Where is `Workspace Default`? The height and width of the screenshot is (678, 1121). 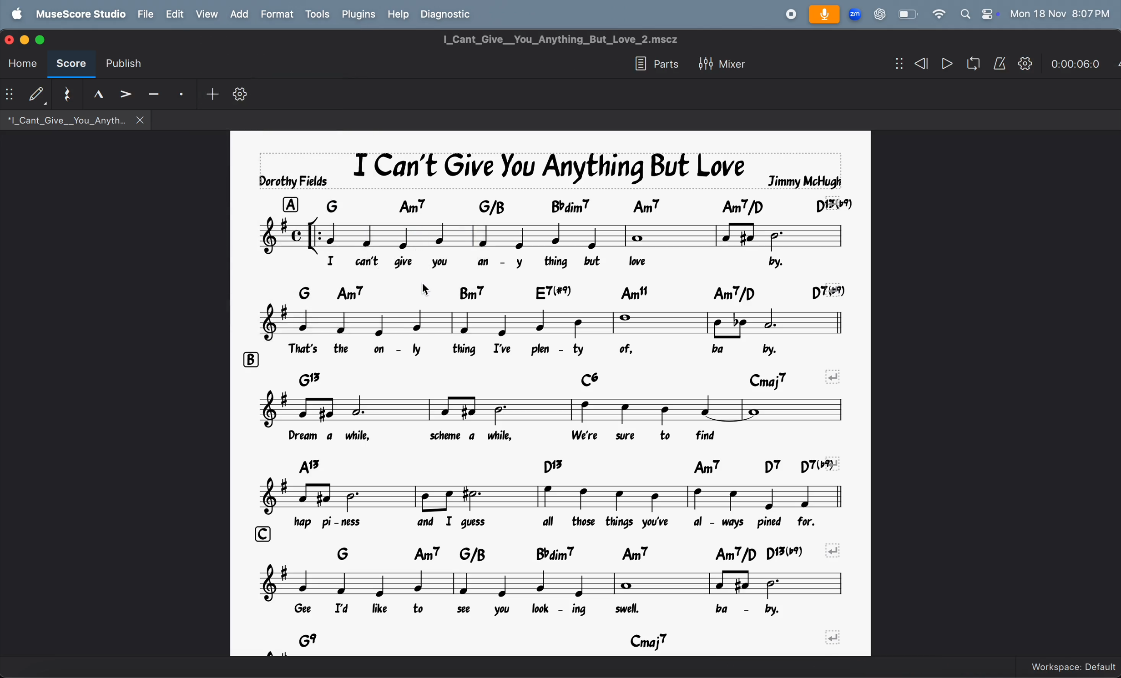 Workspace Default is located at coordinates (1073, 667).